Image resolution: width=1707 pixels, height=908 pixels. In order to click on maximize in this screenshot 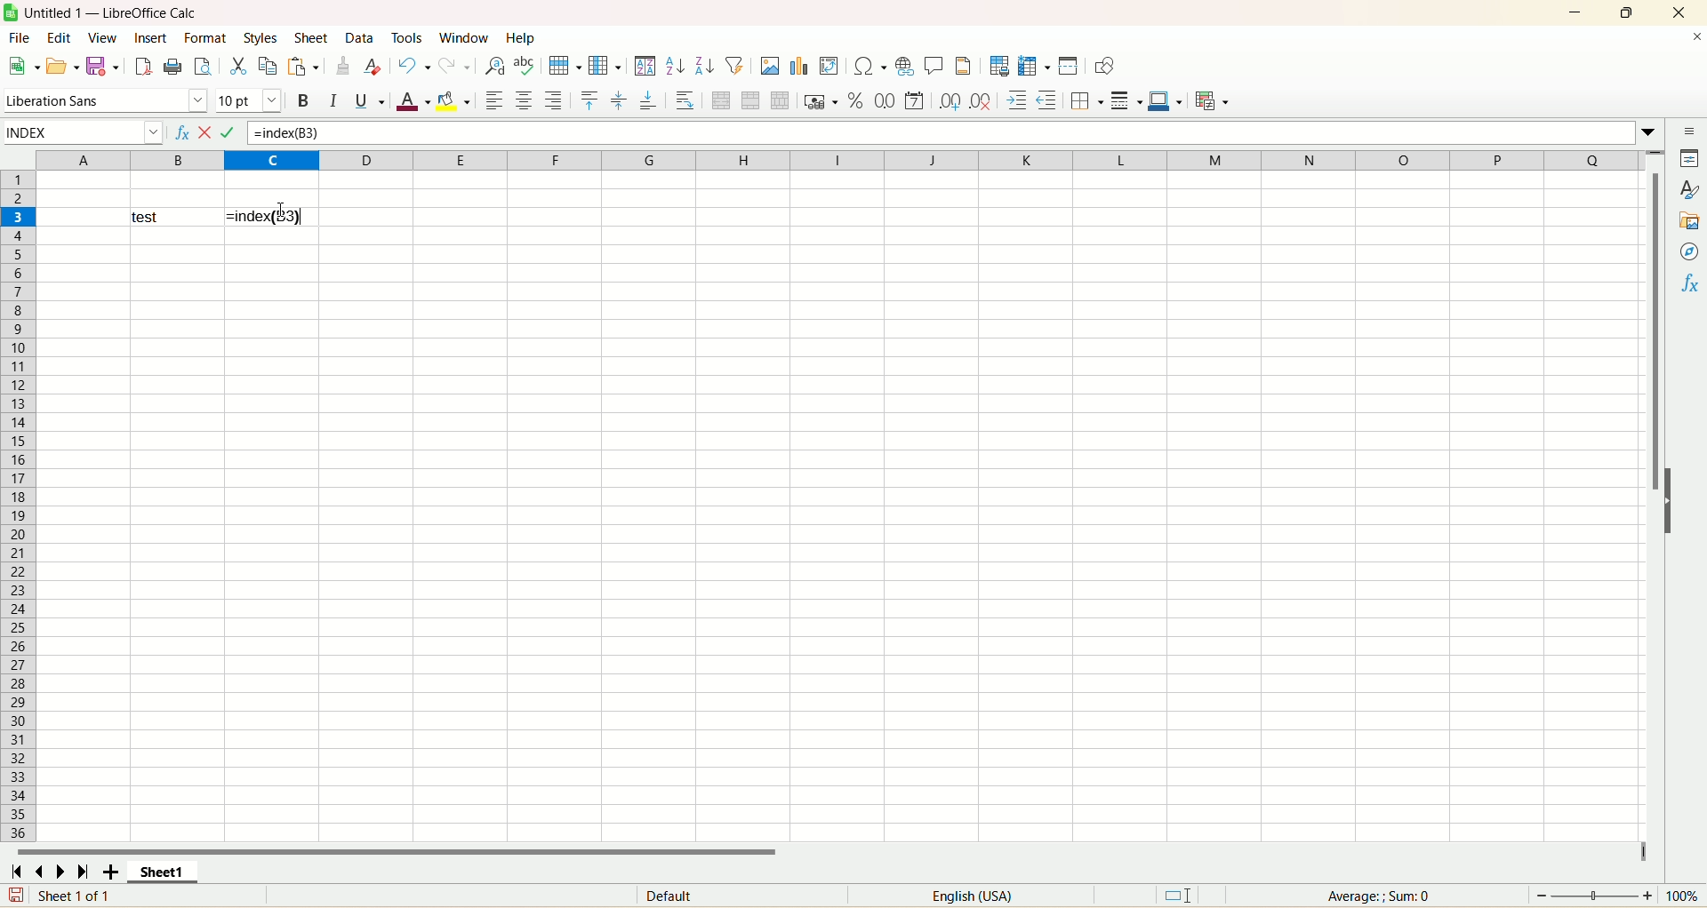, I will do `click(1626, 12)`.